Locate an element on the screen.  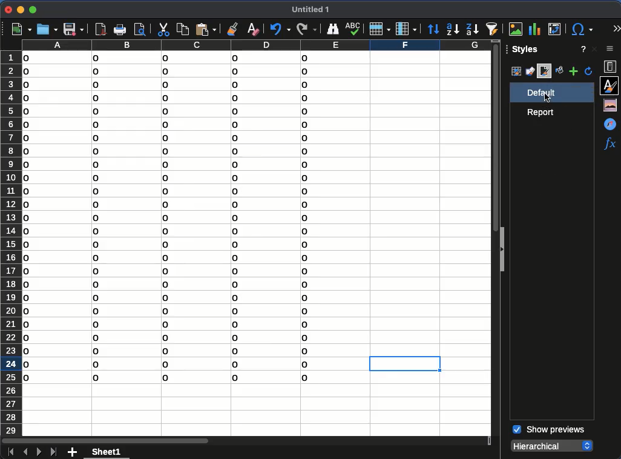
clone formatting is located at coordinates (232, 28).